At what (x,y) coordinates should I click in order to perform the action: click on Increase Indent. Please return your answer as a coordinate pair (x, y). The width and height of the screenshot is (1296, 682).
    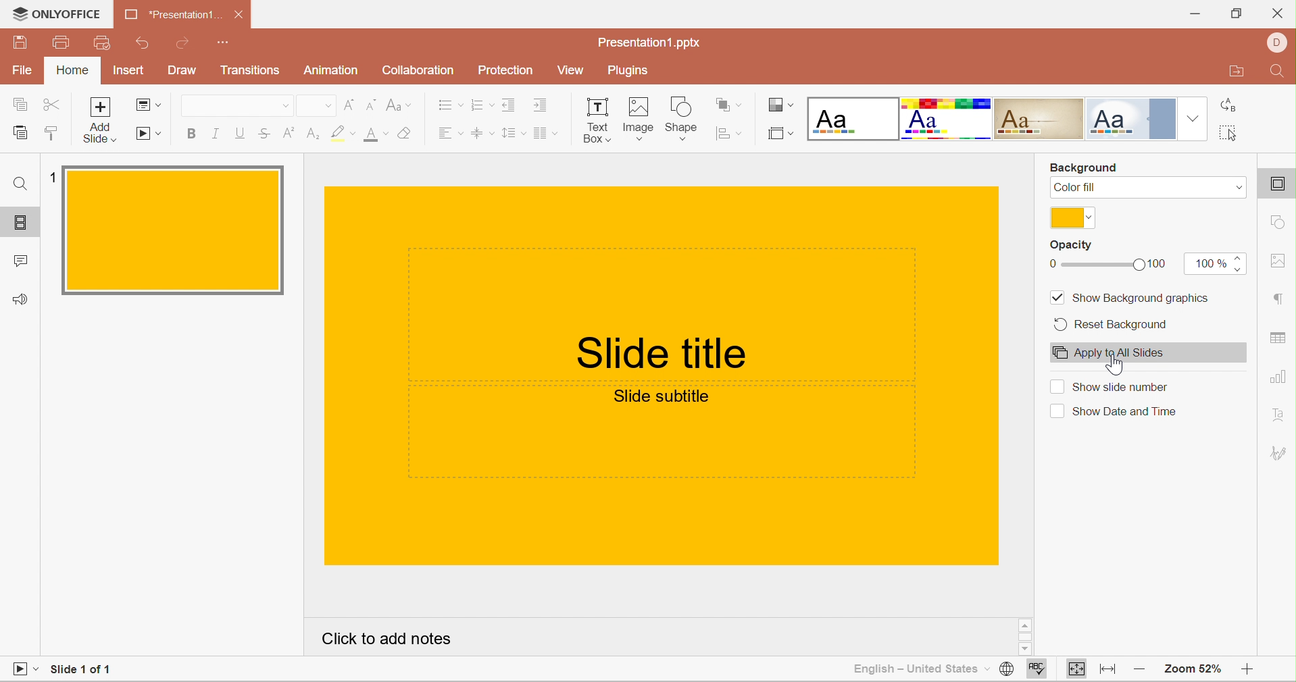
    Looking at the image, I should click on (541, 106).